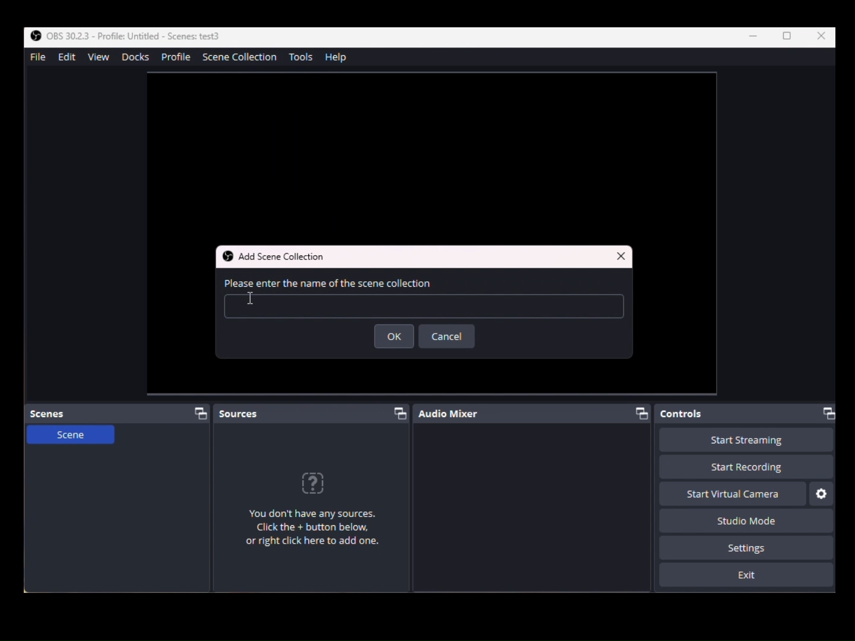 The width and height of the screenshot is (855, 641). I want to click on Audio Mixer, so click(536, 414).